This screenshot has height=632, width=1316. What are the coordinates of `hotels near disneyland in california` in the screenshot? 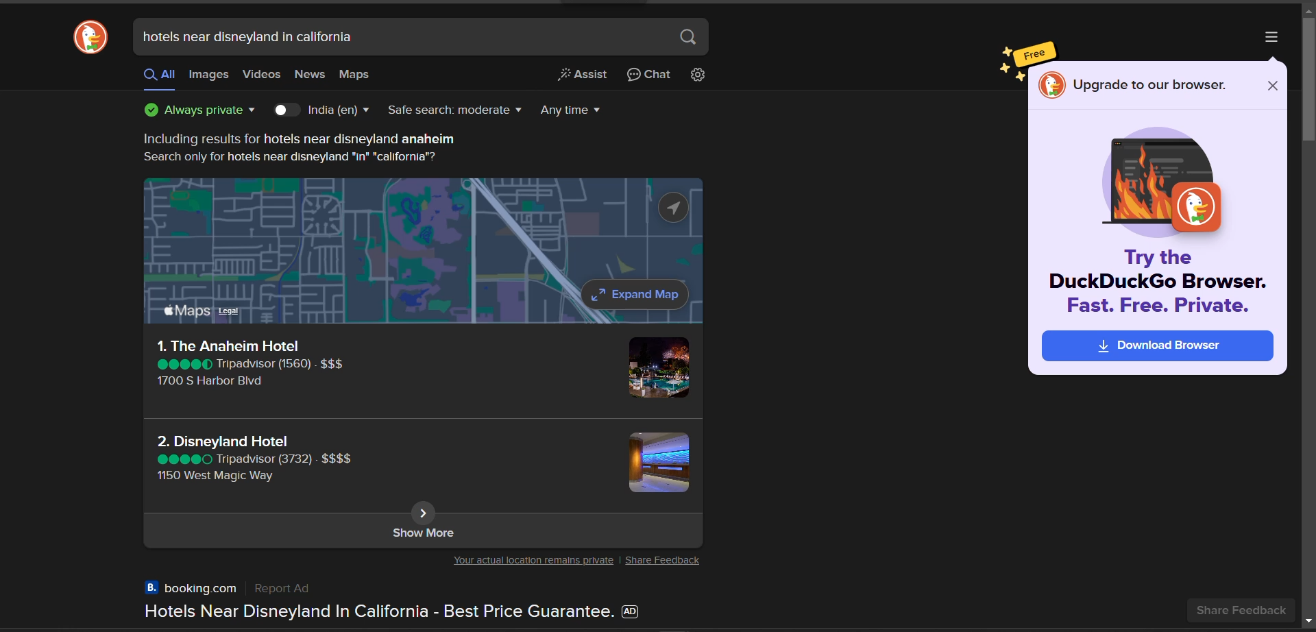 It's located at (249, 36).